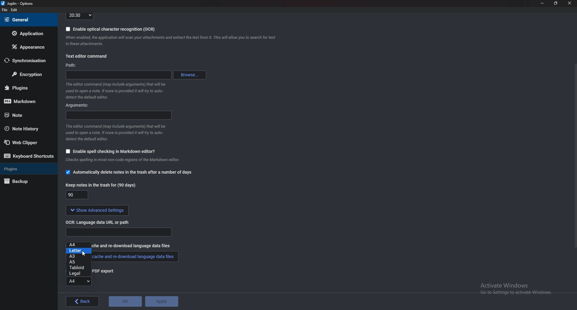 This screenshot has width=577, height=310. Describe the element at coordinates (86, 57) in the screenshot. I see `text editor command` at that location.